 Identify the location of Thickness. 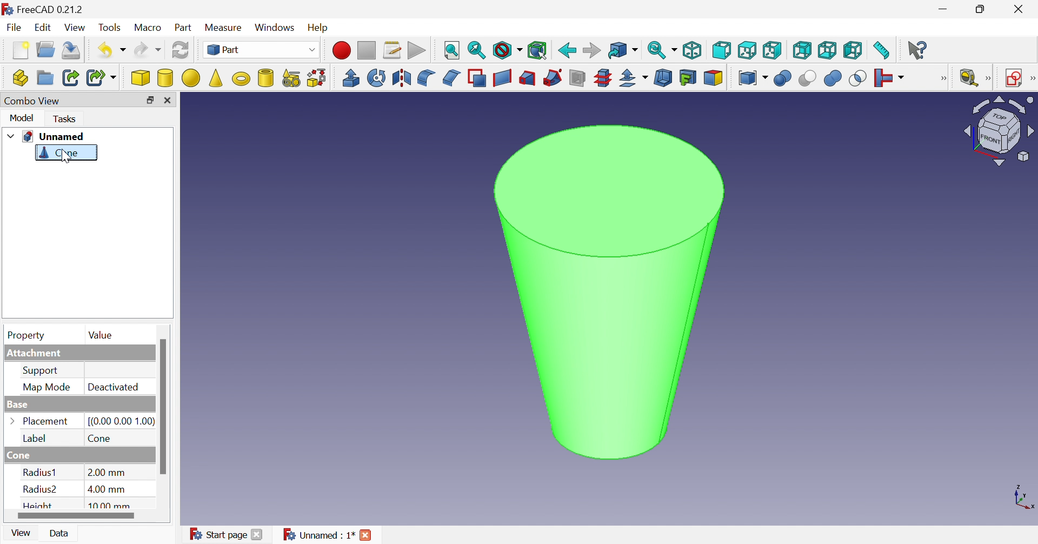
(663, 78).